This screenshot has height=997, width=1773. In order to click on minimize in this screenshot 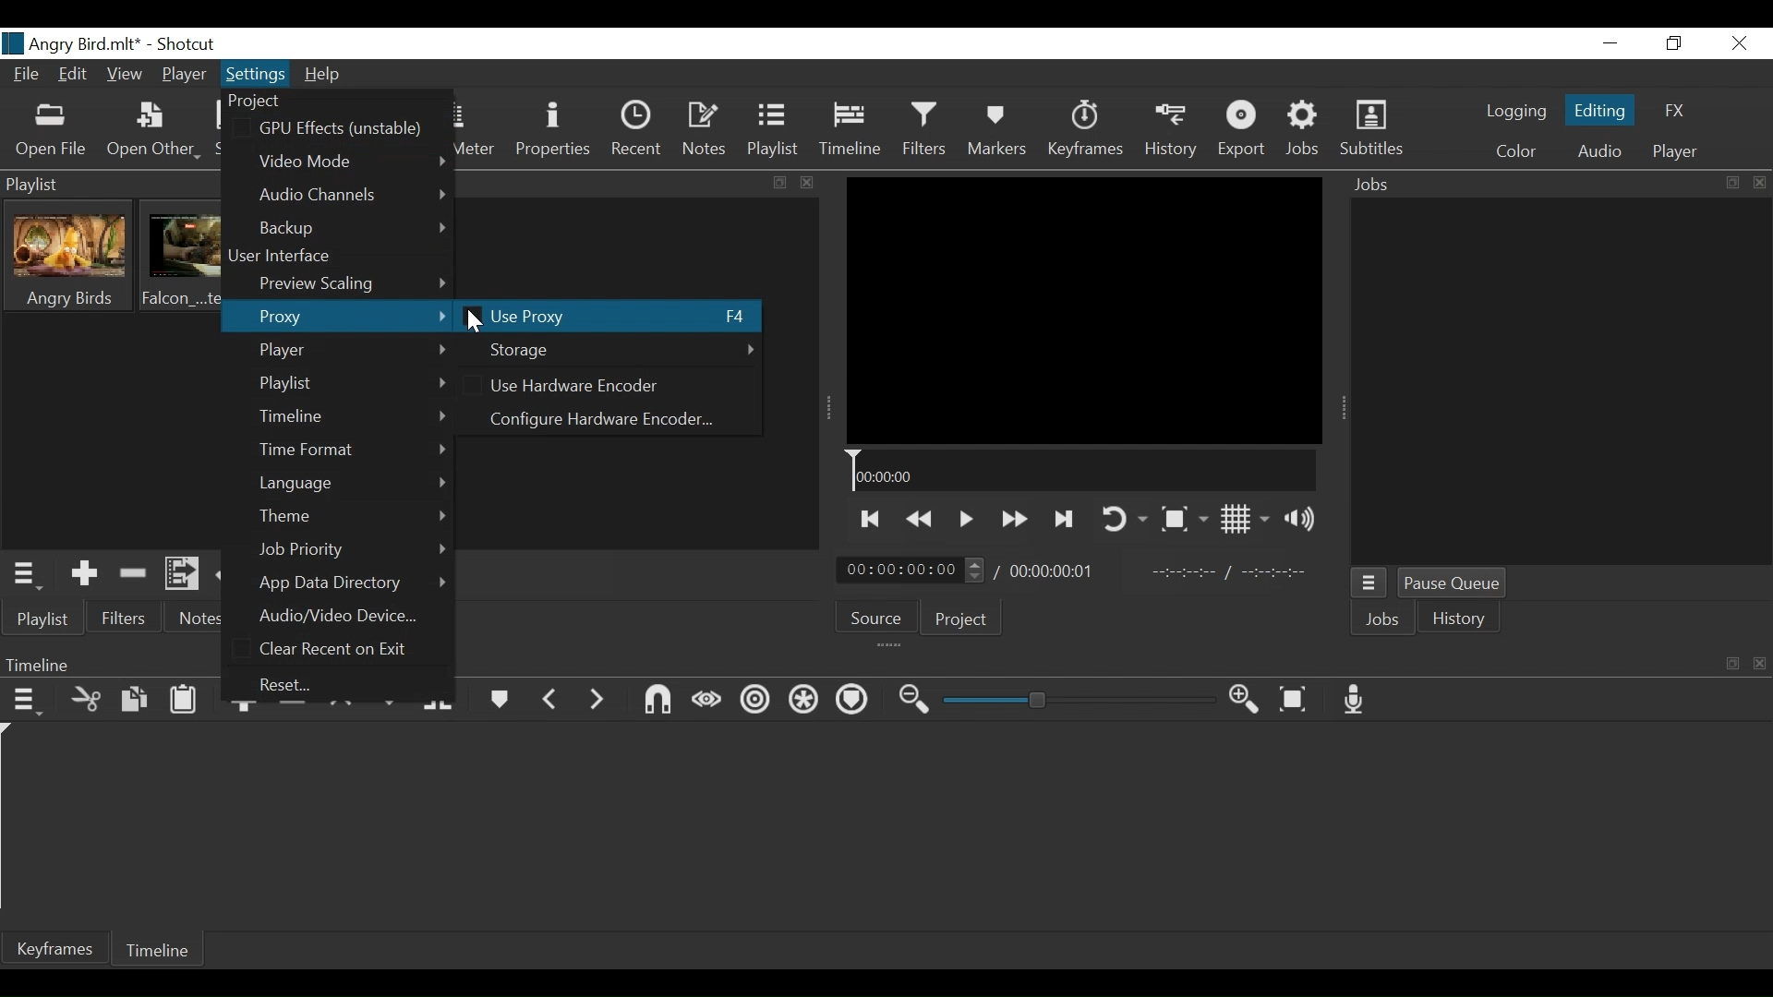, I will do `click(1609, 44)`.